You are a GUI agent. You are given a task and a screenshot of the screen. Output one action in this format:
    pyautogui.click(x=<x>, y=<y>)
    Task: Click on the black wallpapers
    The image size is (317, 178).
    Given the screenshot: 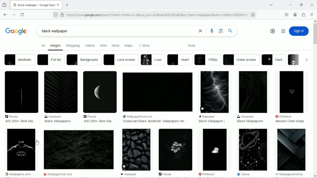 What is the action you would take?
    pyautogui.click(x=250, y=121)
    